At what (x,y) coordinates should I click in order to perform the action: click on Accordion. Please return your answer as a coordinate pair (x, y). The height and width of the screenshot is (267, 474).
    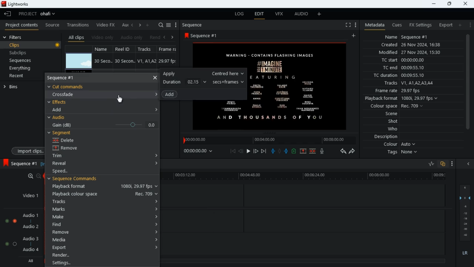
    Looking at the image, I should click on (155, 164).